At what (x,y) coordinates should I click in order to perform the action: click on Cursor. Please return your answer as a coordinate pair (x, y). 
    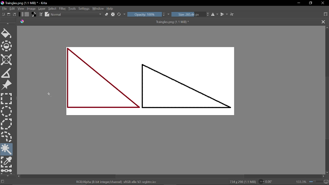
    Looking at the image, I should click on (51, 95).